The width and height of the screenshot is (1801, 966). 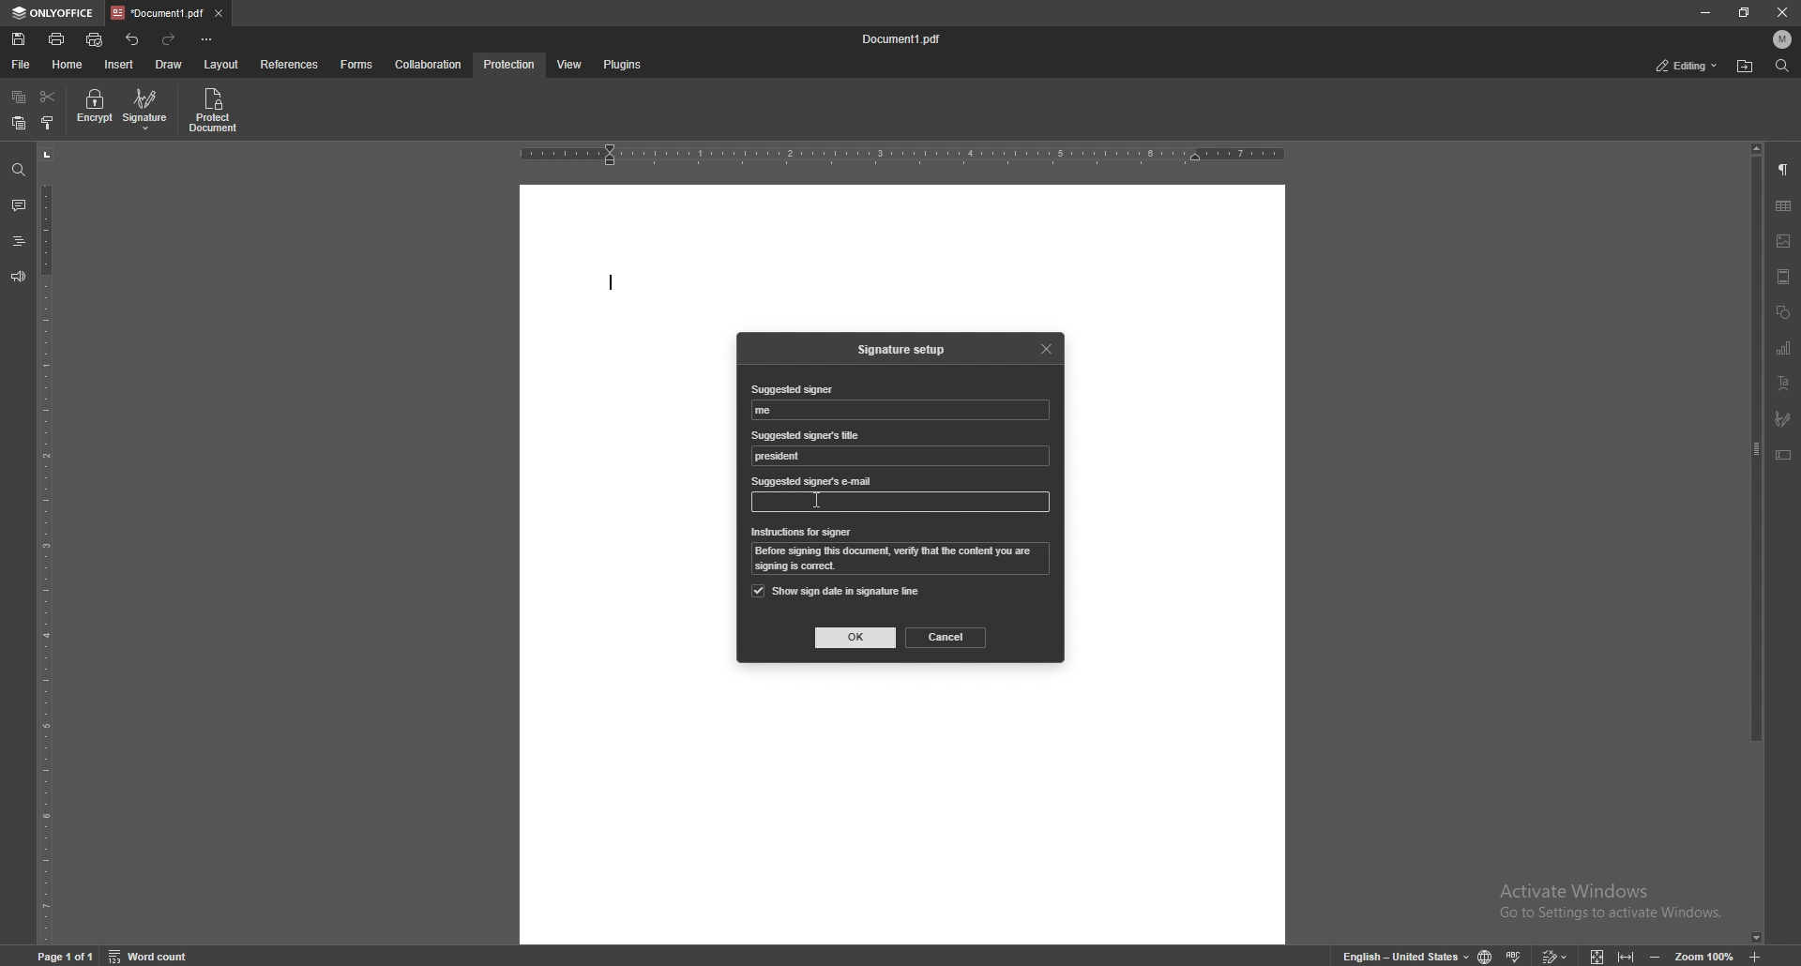 What do you see at coordinates (815, 501) in the screenshot?
I see `cursor` at bounding box center [815, 501].